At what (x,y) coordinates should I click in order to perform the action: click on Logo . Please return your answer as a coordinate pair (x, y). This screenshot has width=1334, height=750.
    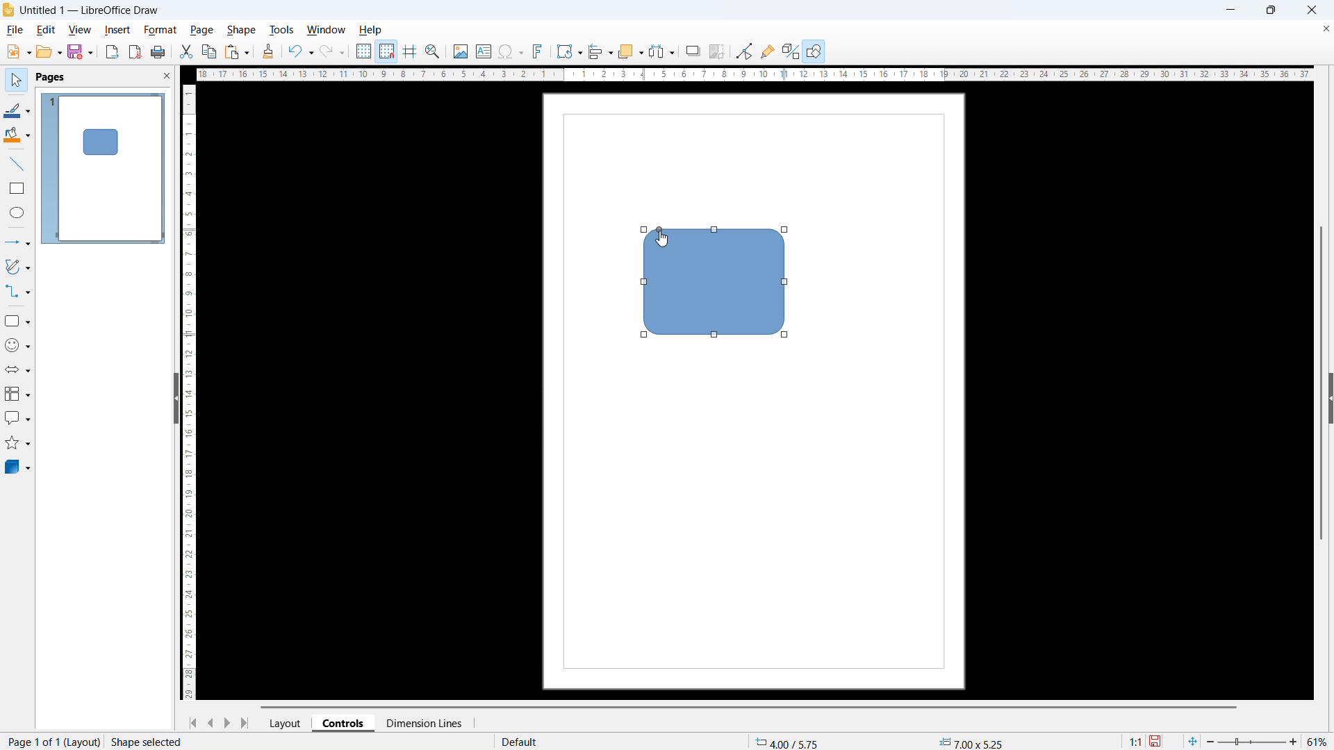
    Looking at the image, I should click on (8, 10).